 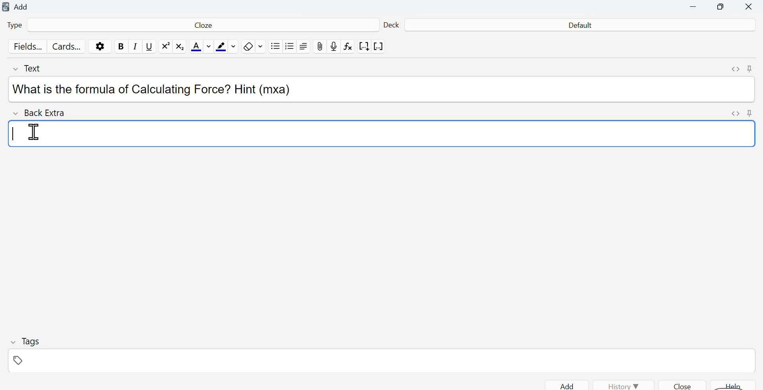 I want to click on Deck, so click(x=391, y=23).